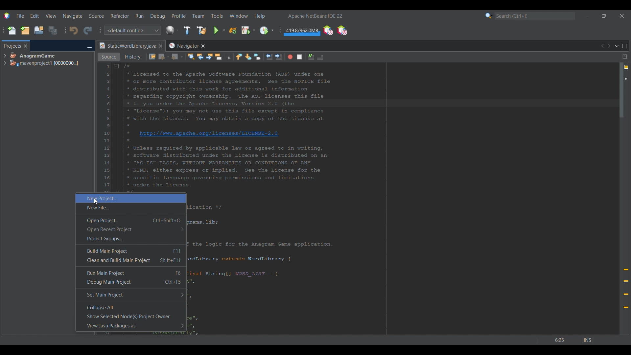 This screenshot has height=355, width=631. What do you see at coordinates (179, 16) in the screenshot?
I see `Profile menu` at bounding box center [179, 16].